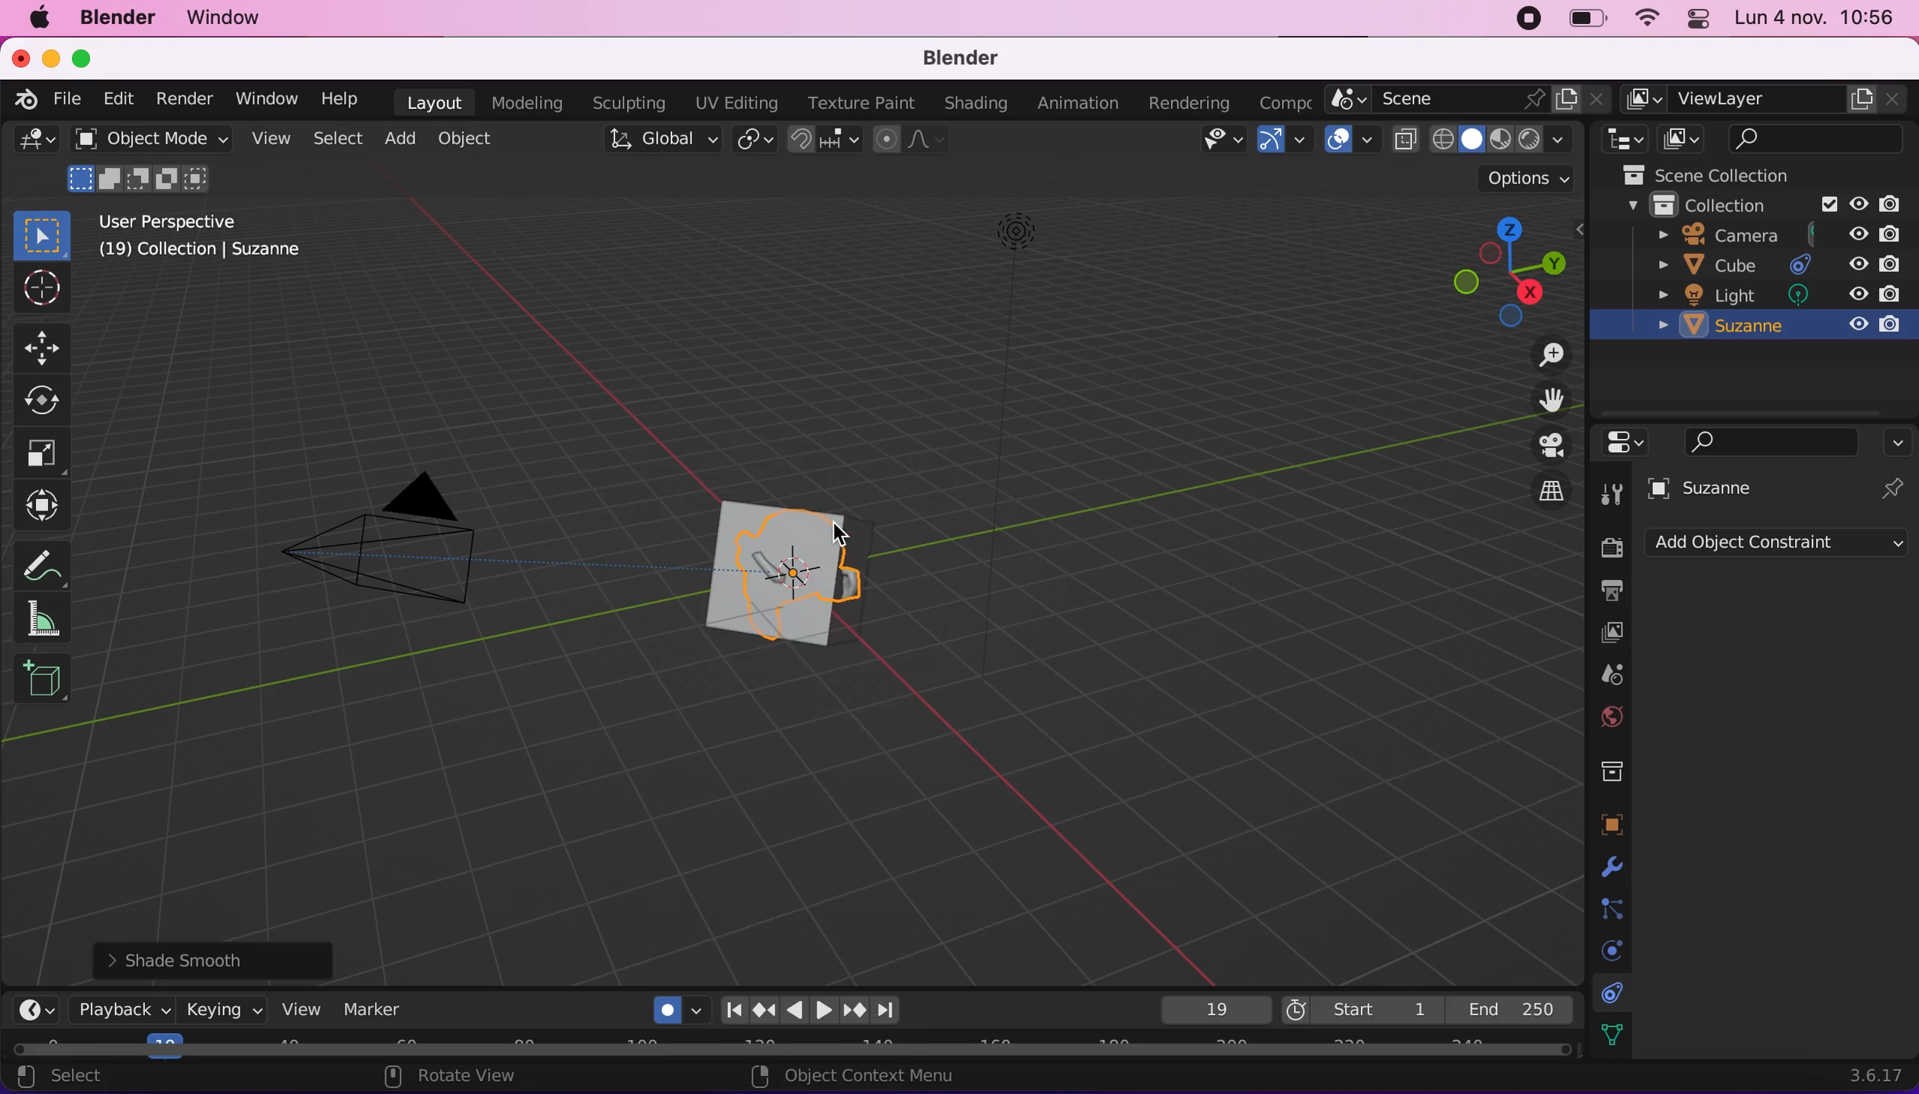 This screenshot has height=1094, width=1919. Describe the element at coordinates (1079, 103) in the screenshot. I see `animation` at that location.